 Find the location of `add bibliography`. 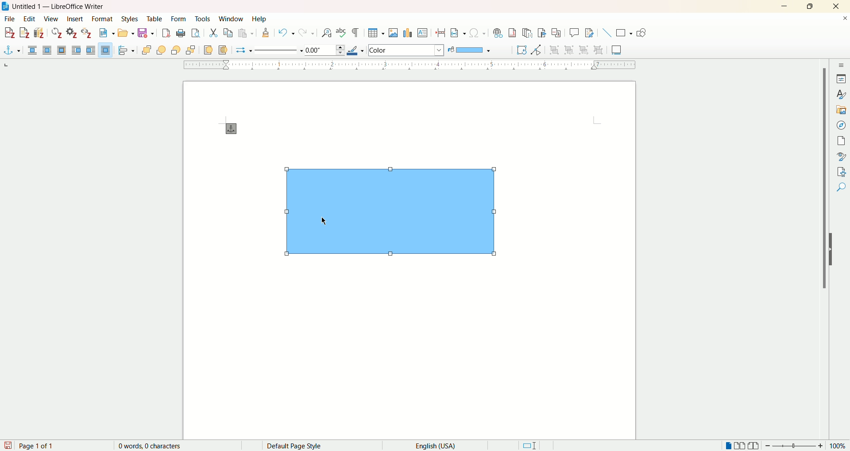

add bibliography is located at coordinates (40, 33).